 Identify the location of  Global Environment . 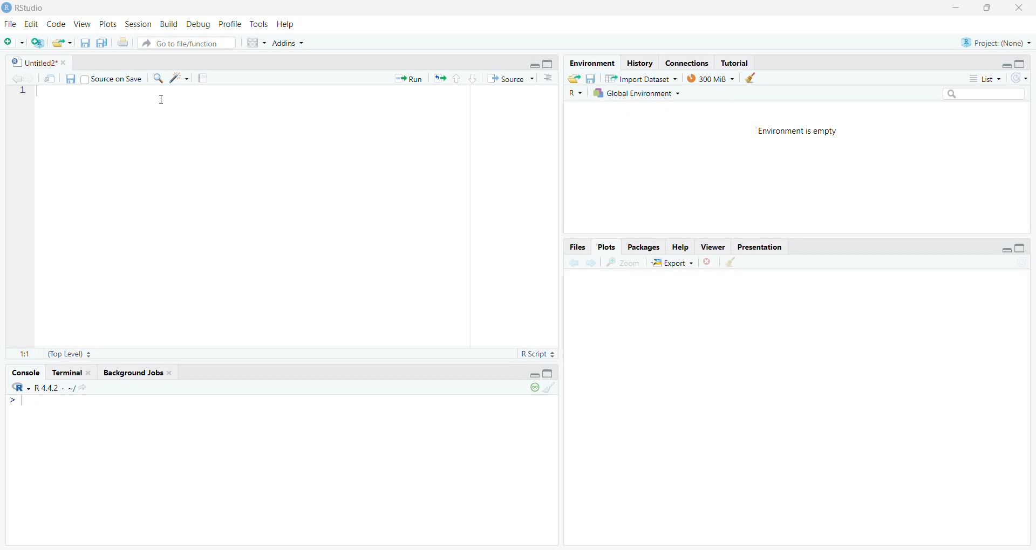
(640, 94).